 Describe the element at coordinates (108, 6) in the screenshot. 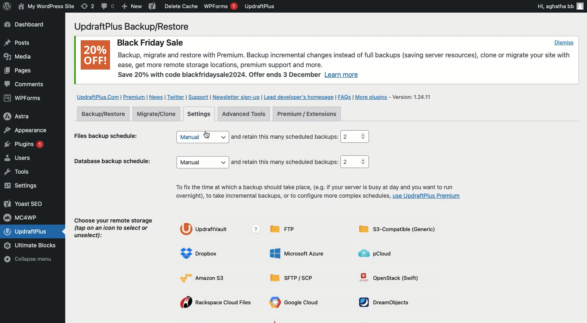

I see `Comment 0` at that location.